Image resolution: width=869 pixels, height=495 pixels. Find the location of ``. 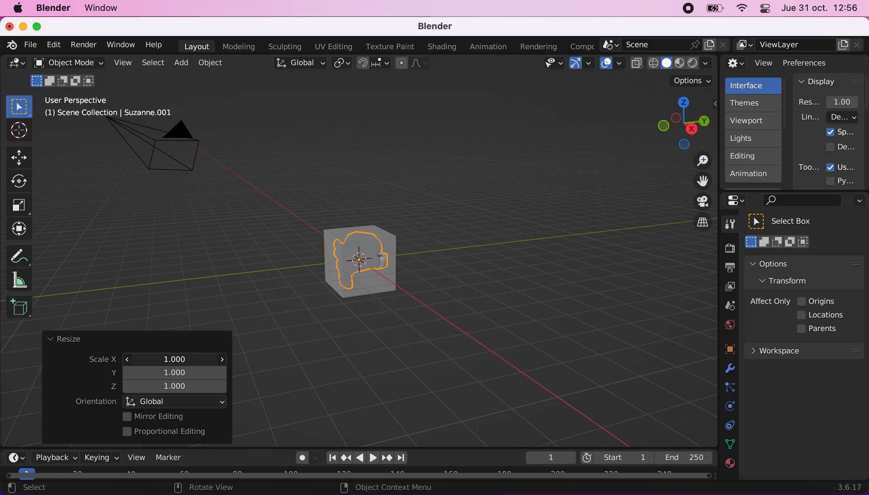

 is located at coordinates (23, 182).